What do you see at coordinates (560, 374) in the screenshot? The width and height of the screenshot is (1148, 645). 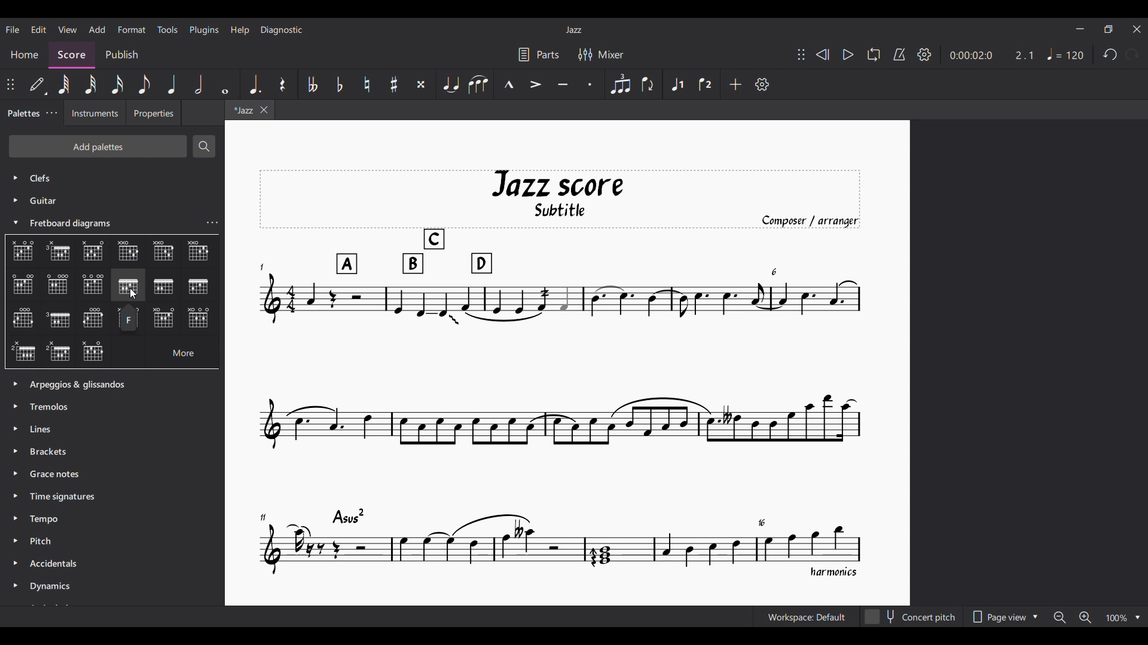 I see `Current score` at bounding box center [560, 374].